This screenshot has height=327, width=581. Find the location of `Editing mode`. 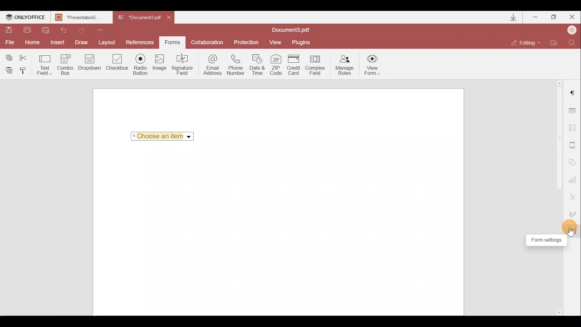

Editing mode is located at coordinates (526, 42).